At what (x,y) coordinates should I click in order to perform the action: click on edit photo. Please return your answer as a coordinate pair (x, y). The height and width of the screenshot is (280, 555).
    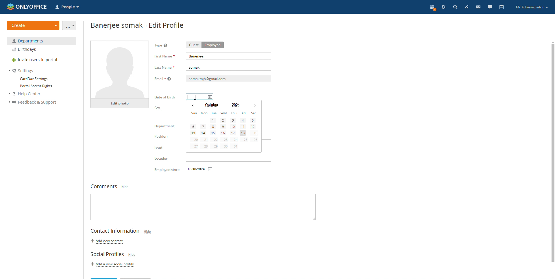
    Looking at the image, I should click on (120, 103).